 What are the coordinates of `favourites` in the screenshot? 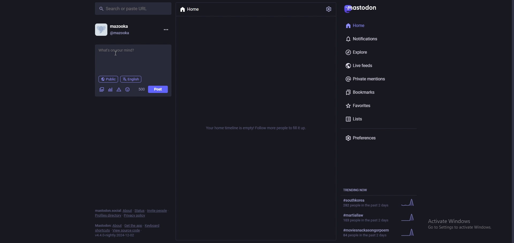 It's located at (374, 106).